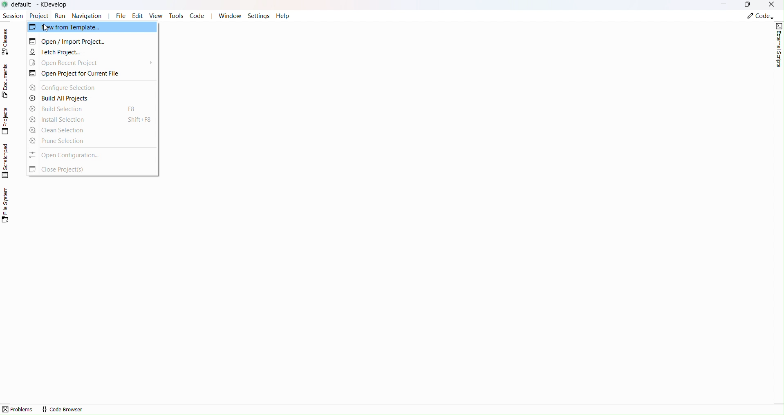  I want to click on Navigation, so click(89, 16).